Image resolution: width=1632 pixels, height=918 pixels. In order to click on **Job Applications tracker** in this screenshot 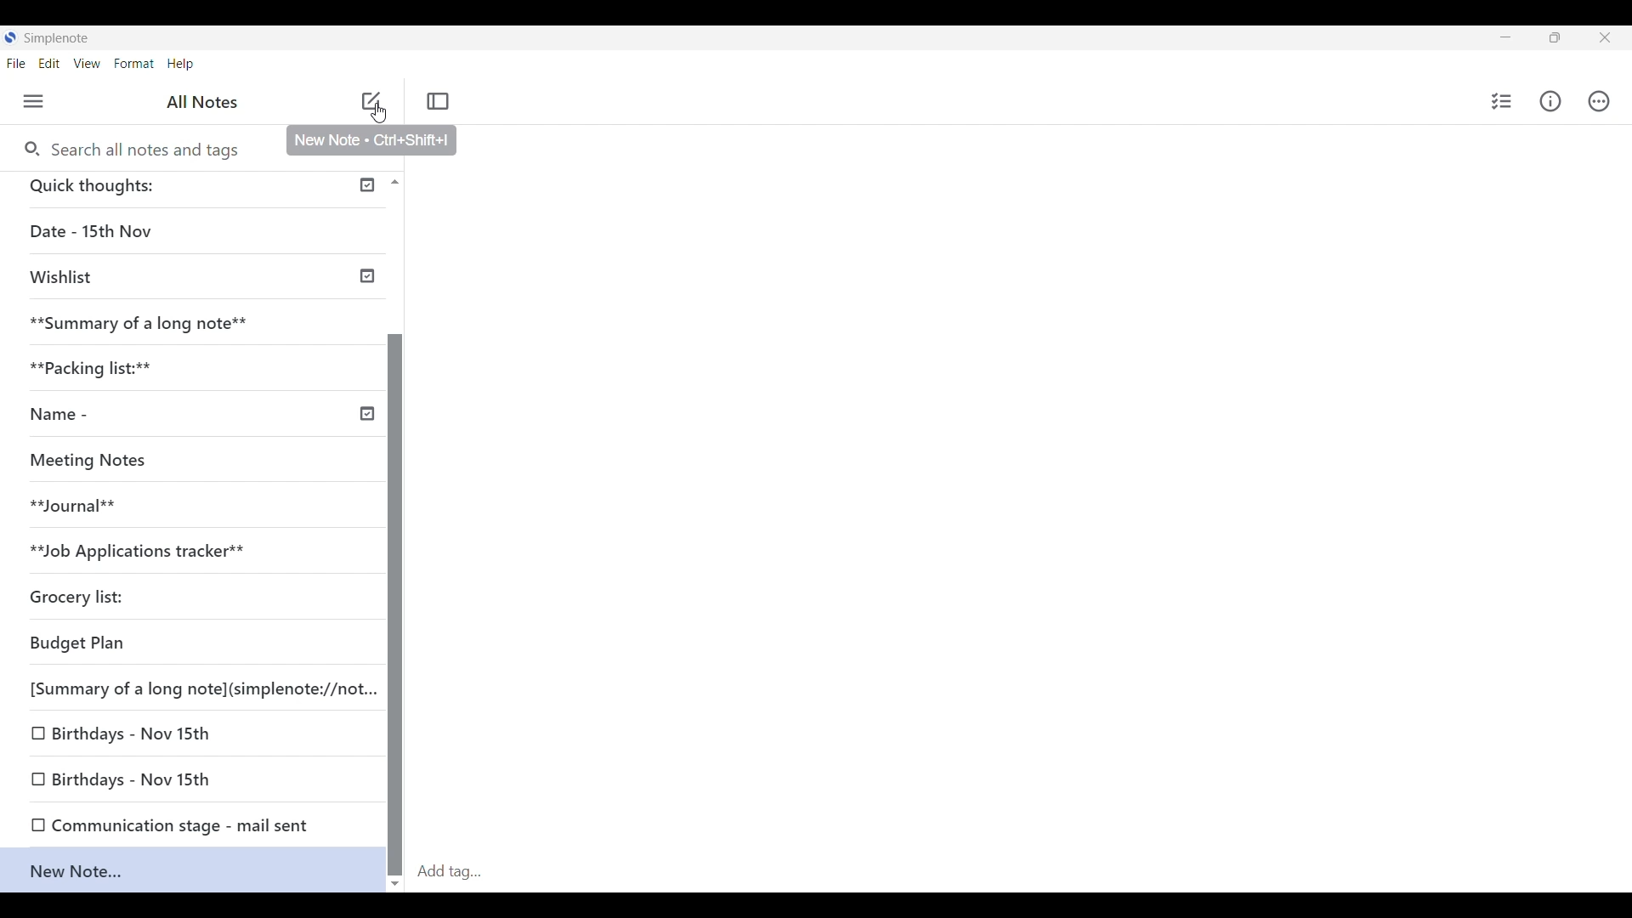, I will do `click(187, 550)`.